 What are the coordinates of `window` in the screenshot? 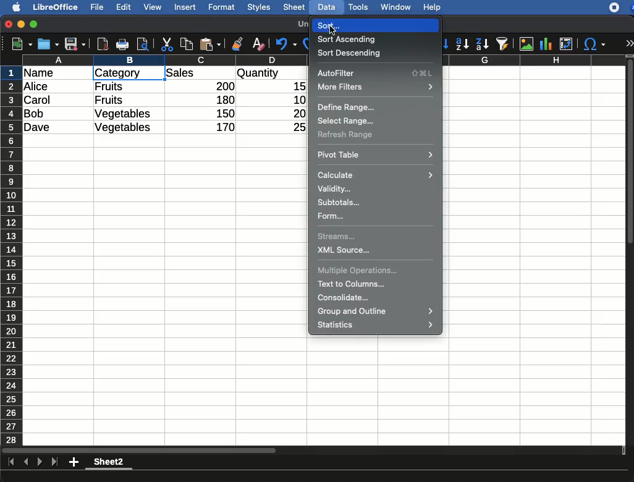 It's located at (394, 7).